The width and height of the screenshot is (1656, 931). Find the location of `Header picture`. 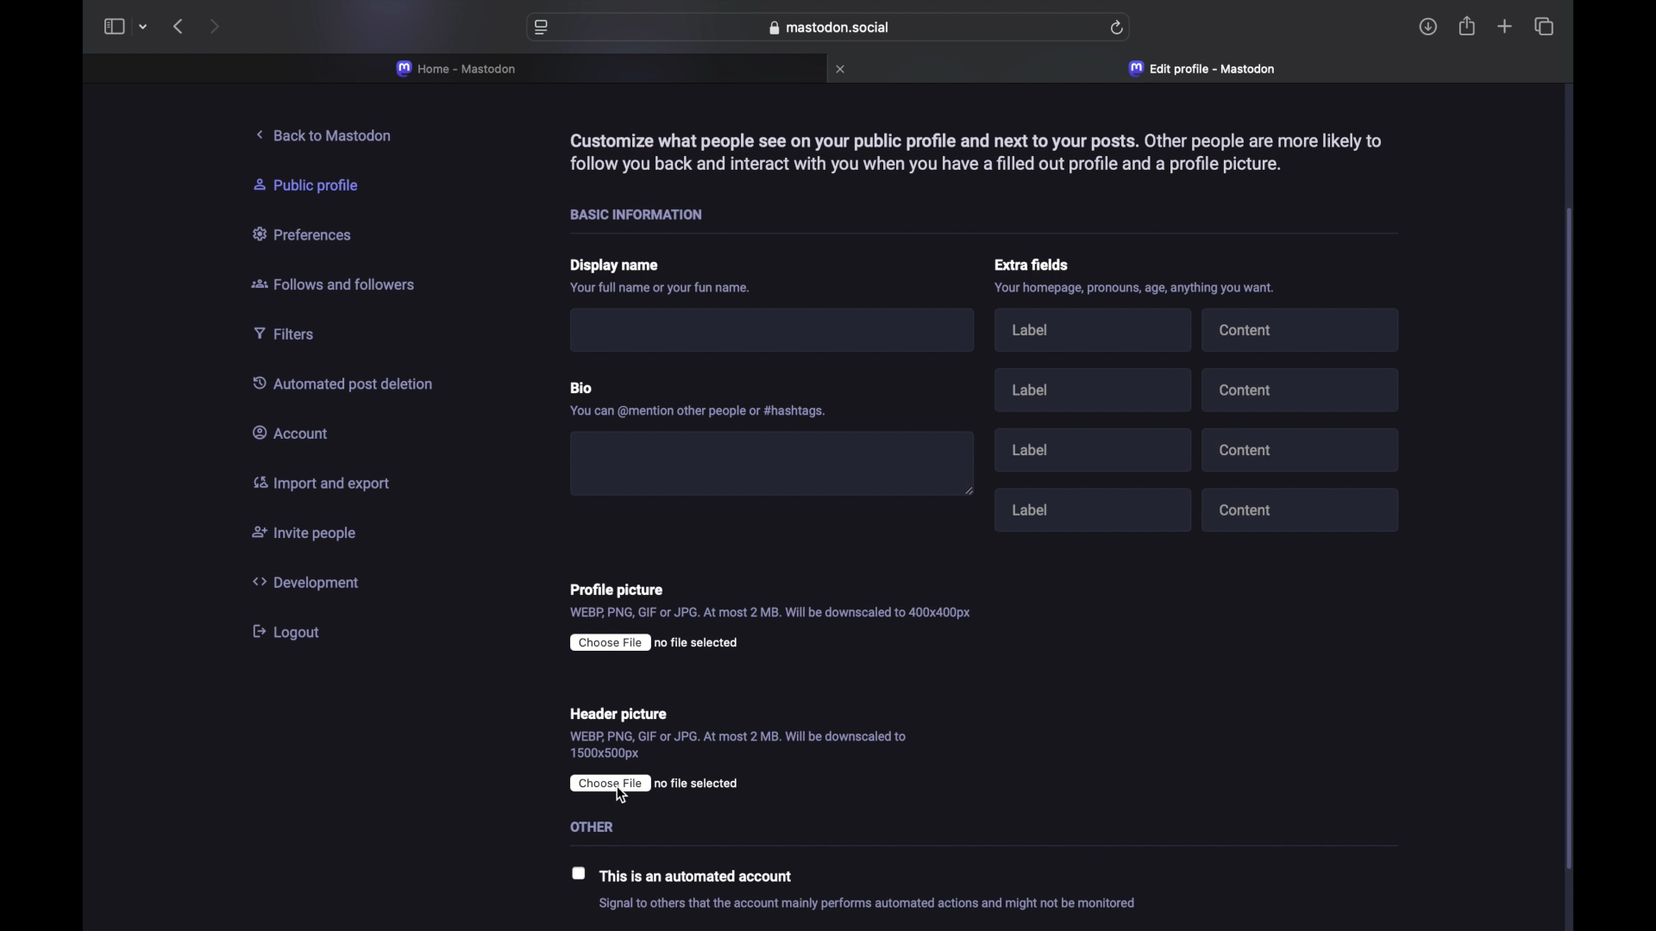

Header picture is located at coordinates (618, 712).